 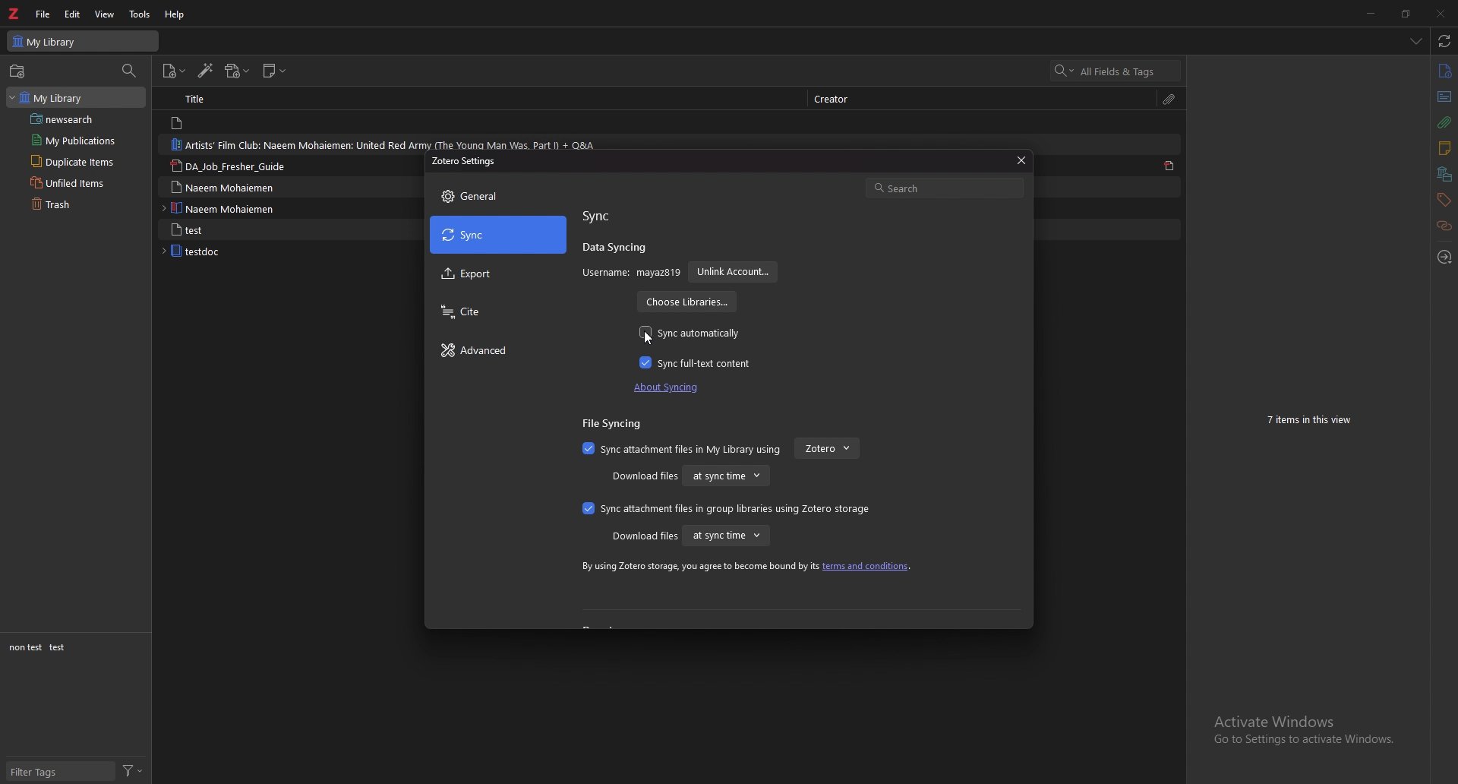 What do you see at coordinates (62, 773) in the screenshot?
I see `filter tags` at bounding box center [62, 773].